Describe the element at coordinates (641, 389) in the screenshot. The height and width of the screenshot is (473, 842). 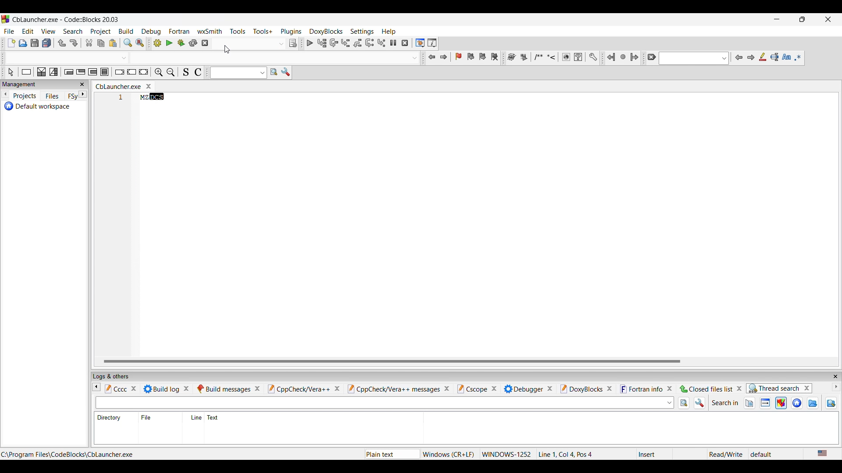
I see `Fortran info` at that location.